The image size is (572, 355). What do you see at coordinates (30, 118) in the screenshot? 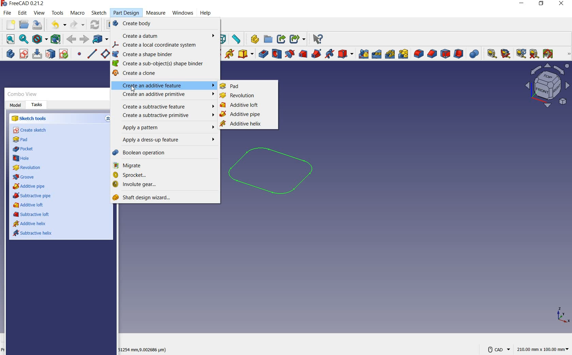
I see `sketch tools` at bounding box center [30, 118].